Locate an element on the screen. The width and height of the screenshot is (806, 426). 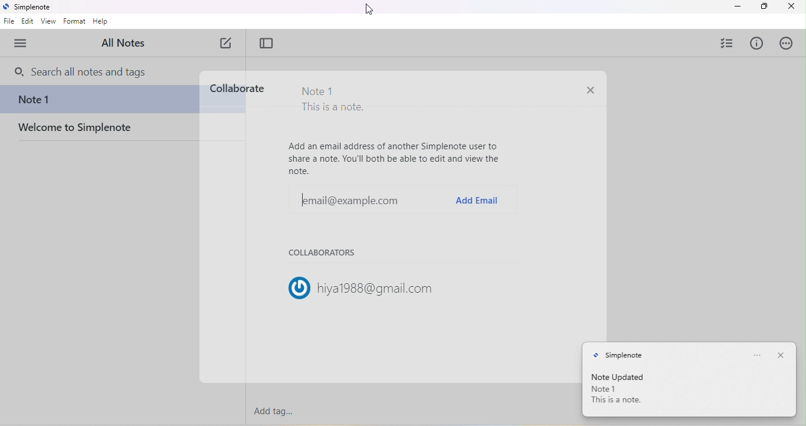
collaborate is located at coordinates (237, 88).